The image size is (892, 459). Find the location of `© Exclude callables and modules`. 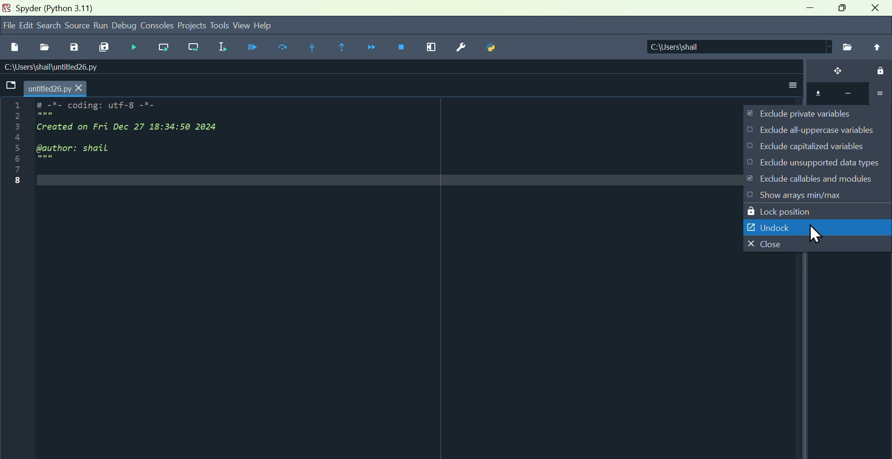

© Exclude callables and modules is located at coordinates (820, 178).